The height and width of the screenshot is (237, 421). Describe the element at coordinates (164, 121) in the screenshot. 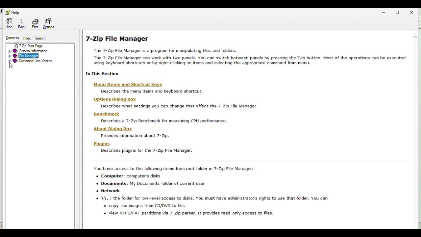

I see `Describes a 7-Zip Benchmark for measunng CPU performance.` at that location.